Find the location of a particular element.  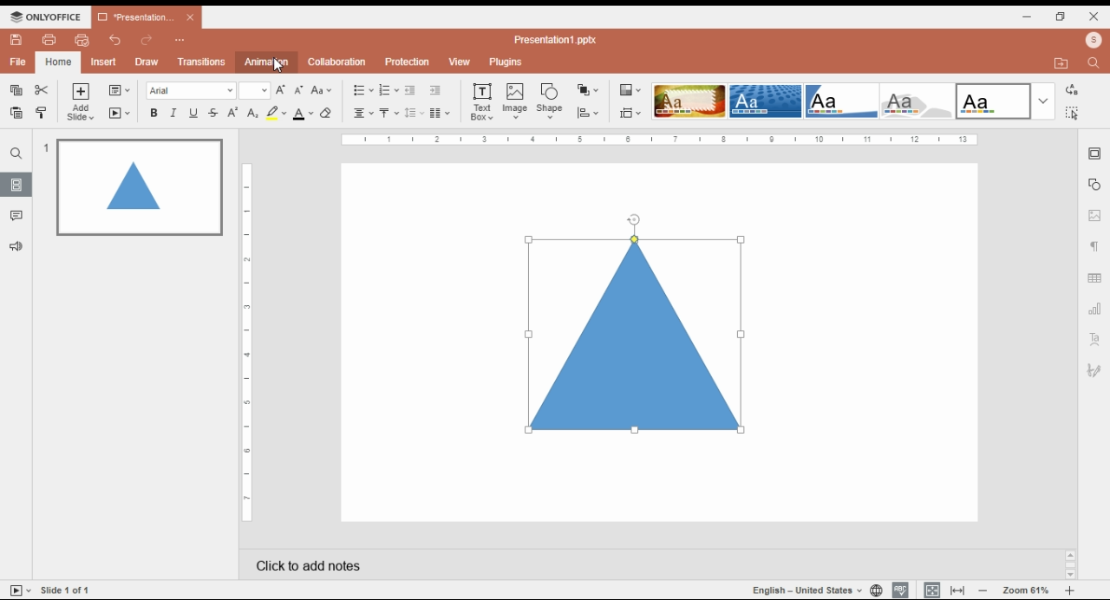

select slide size is located at coordinates (630, 113).